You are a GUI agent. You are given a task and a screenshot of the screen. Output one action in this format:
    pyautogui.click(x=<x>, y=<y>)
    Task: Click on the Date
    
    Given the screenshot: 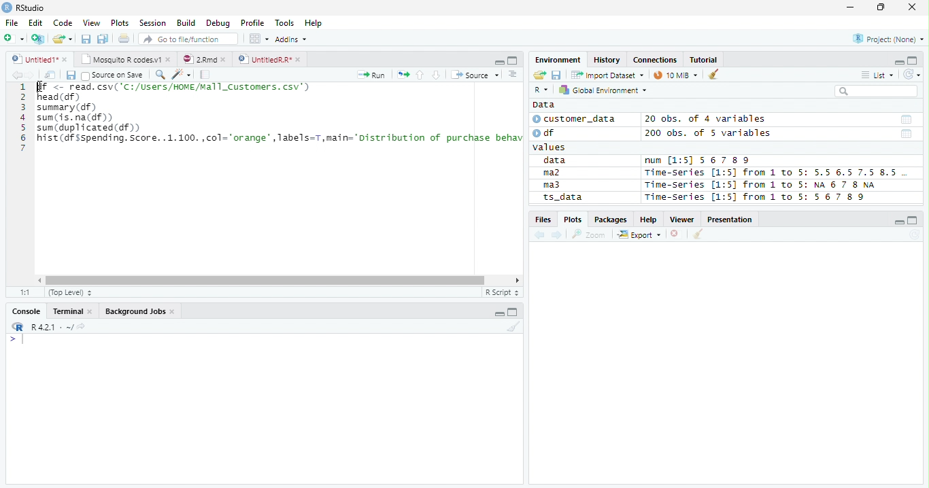 What is the action you would take?
    pyautogui.click(x=907, y=135)
    